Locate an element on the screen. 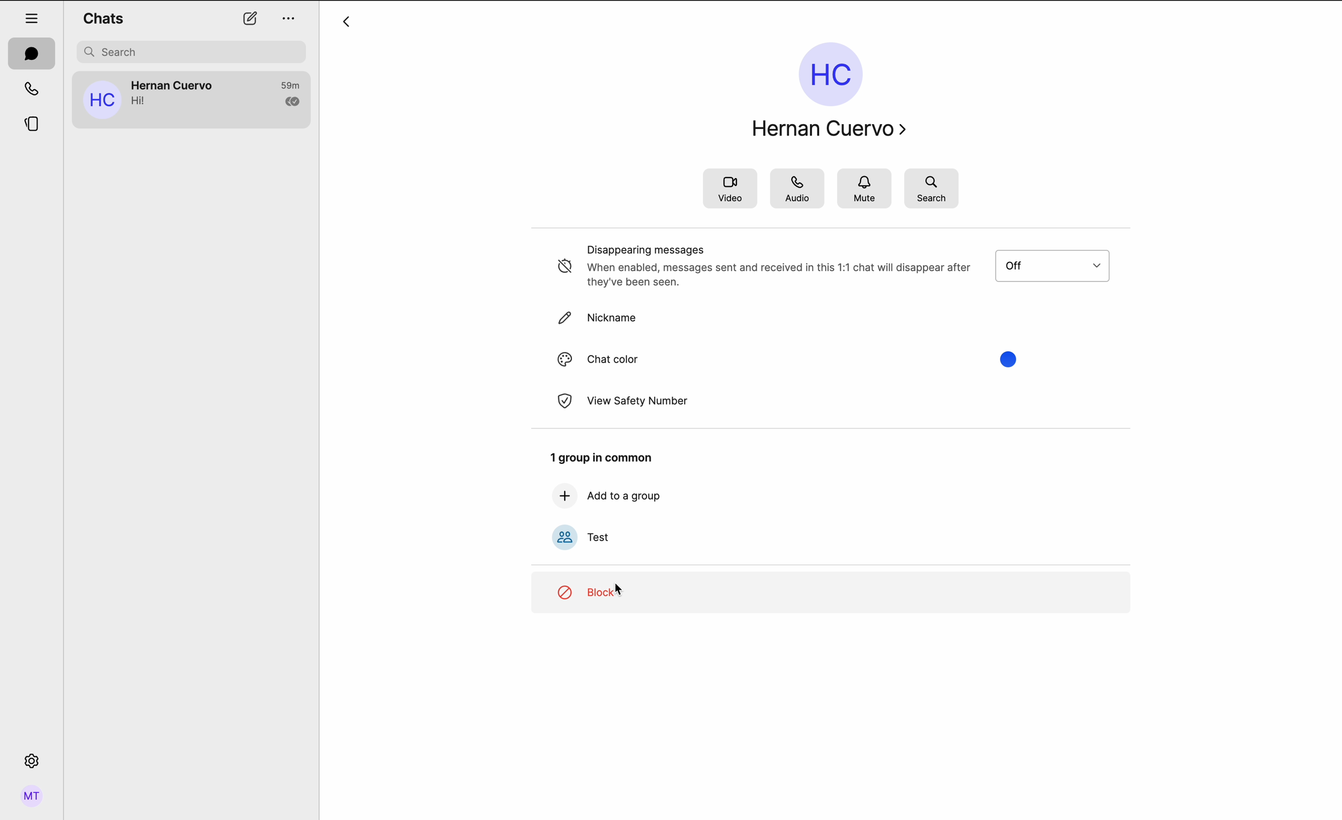 The image size is (1342, 820). chats is located at coordinates (107, 17).